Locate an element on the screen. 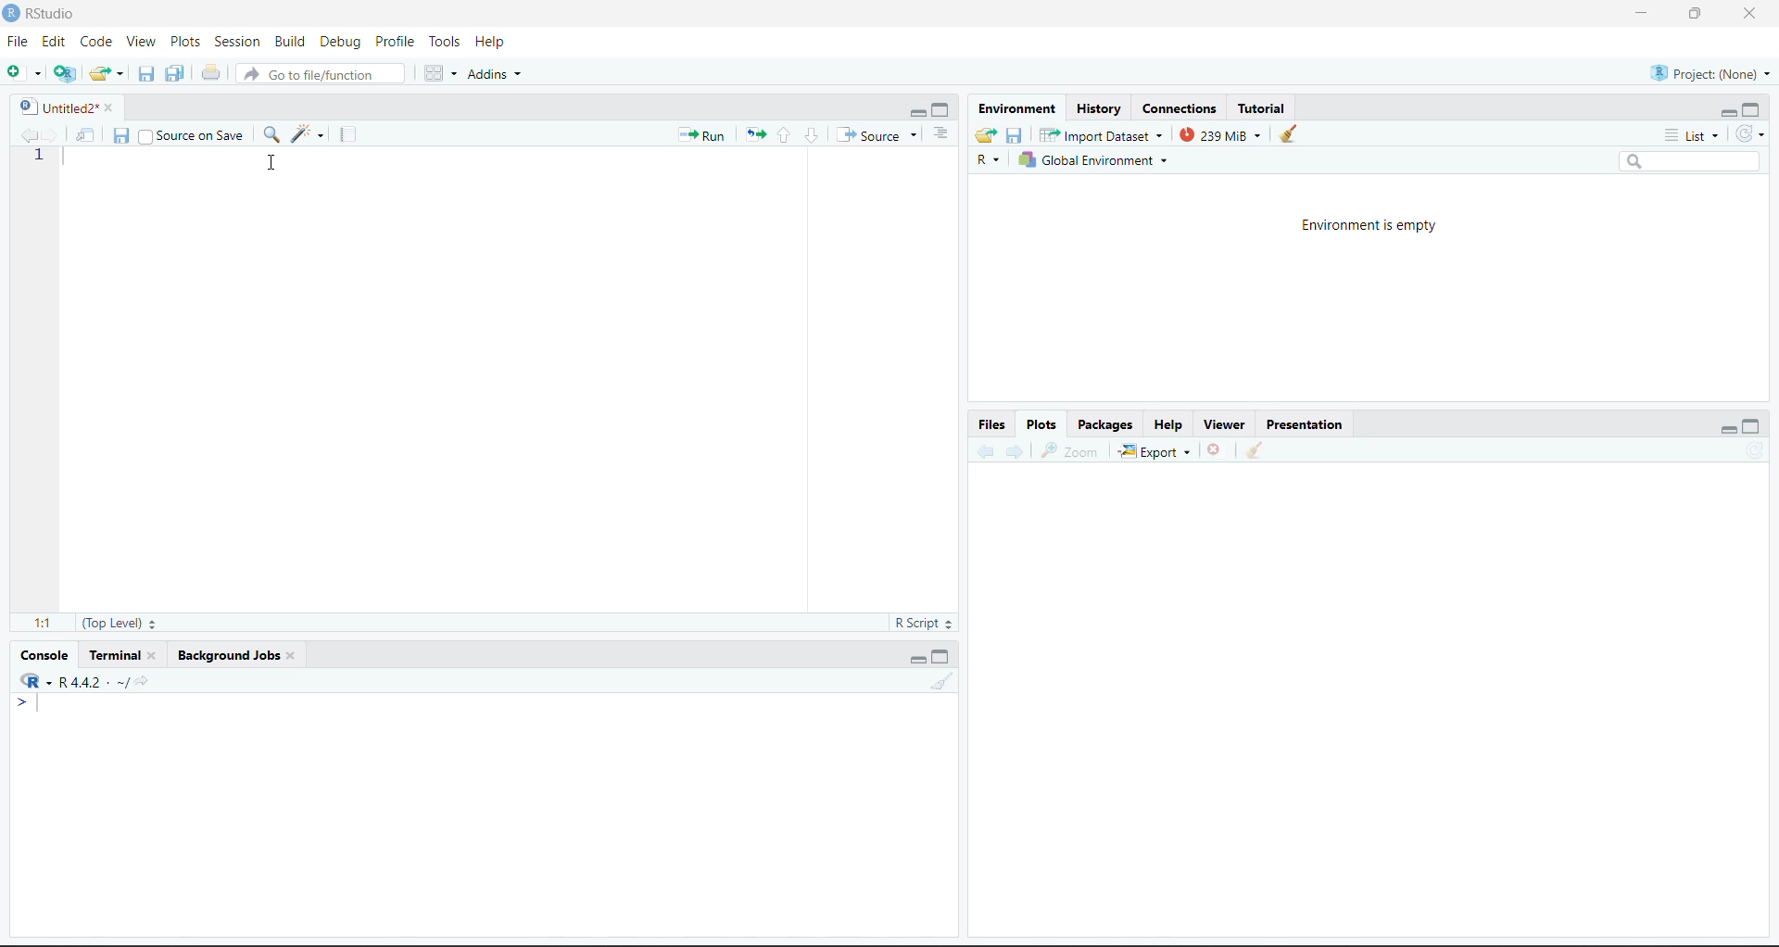  Maximize is located at coordinates (1754, 108).